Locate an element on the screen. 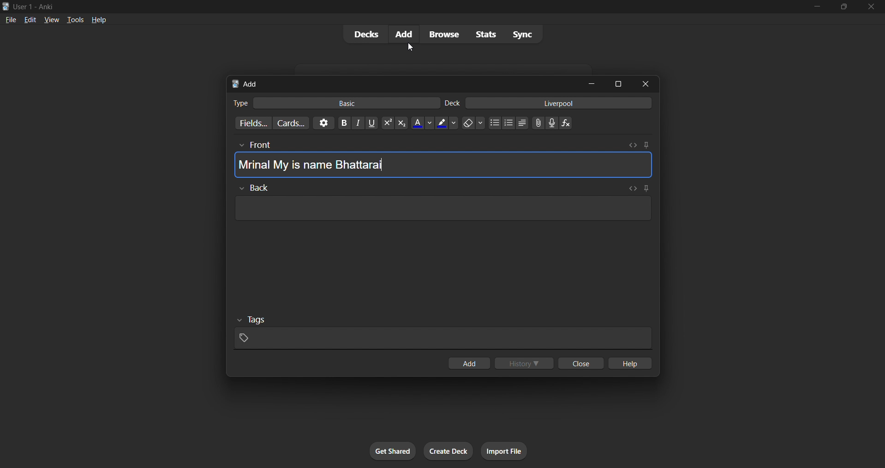  insert photos is located at coordinates (536, 123).